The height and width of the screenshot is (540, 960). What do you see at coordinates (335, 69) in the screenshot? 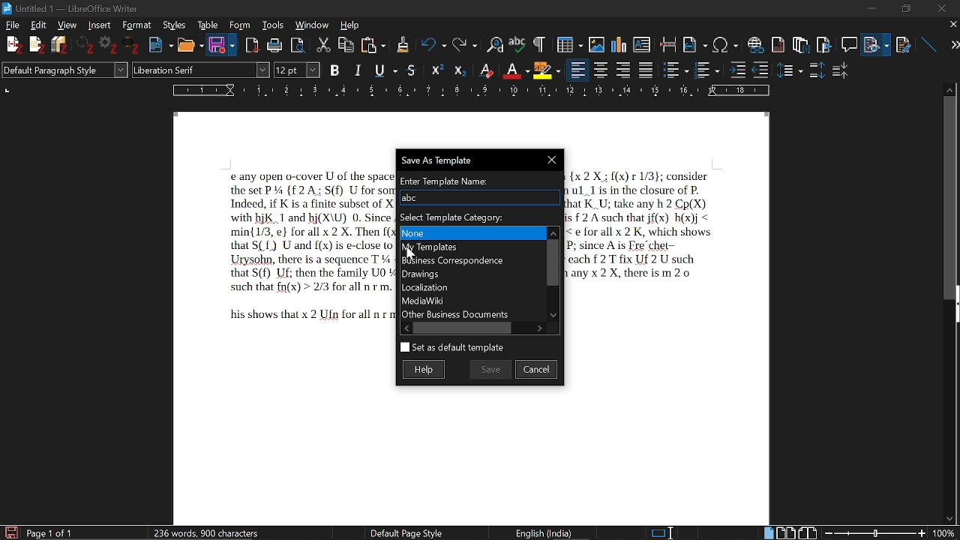
I see `B` at bounding box center [335, 69].